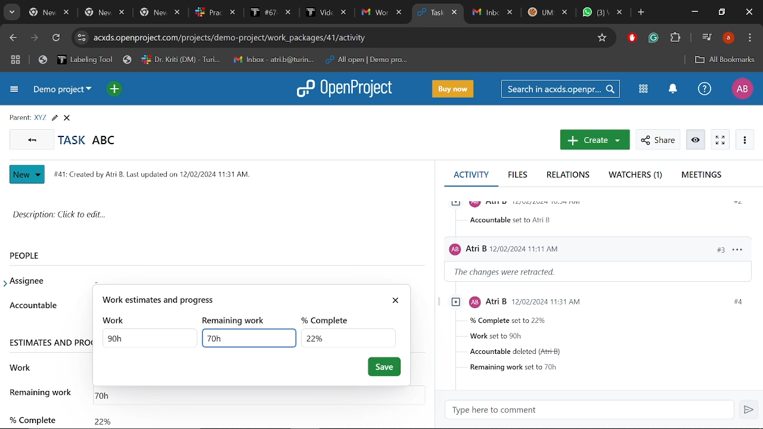 Image resolution: width=763 pixels, height=429 pixels. I want to click on Go back to all tasks, so click(32, 140).